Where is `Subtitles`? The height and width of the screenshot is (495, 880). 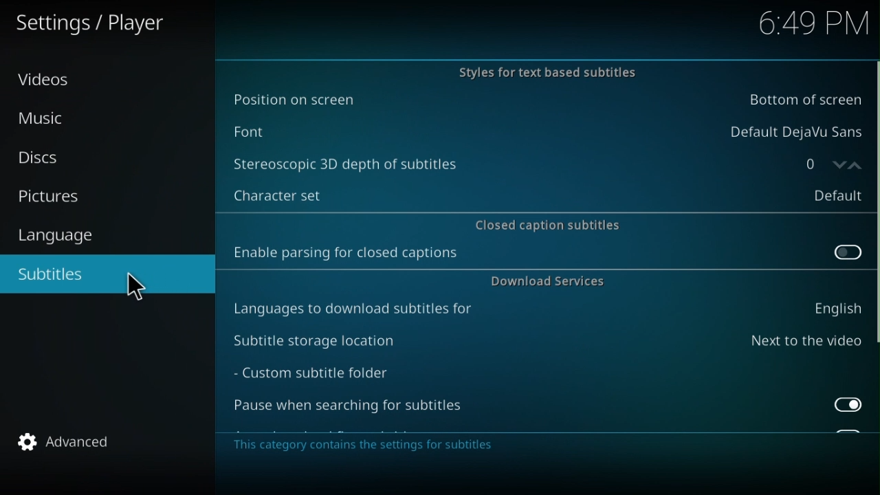
Subtitles is located at coordinates (60, 274).